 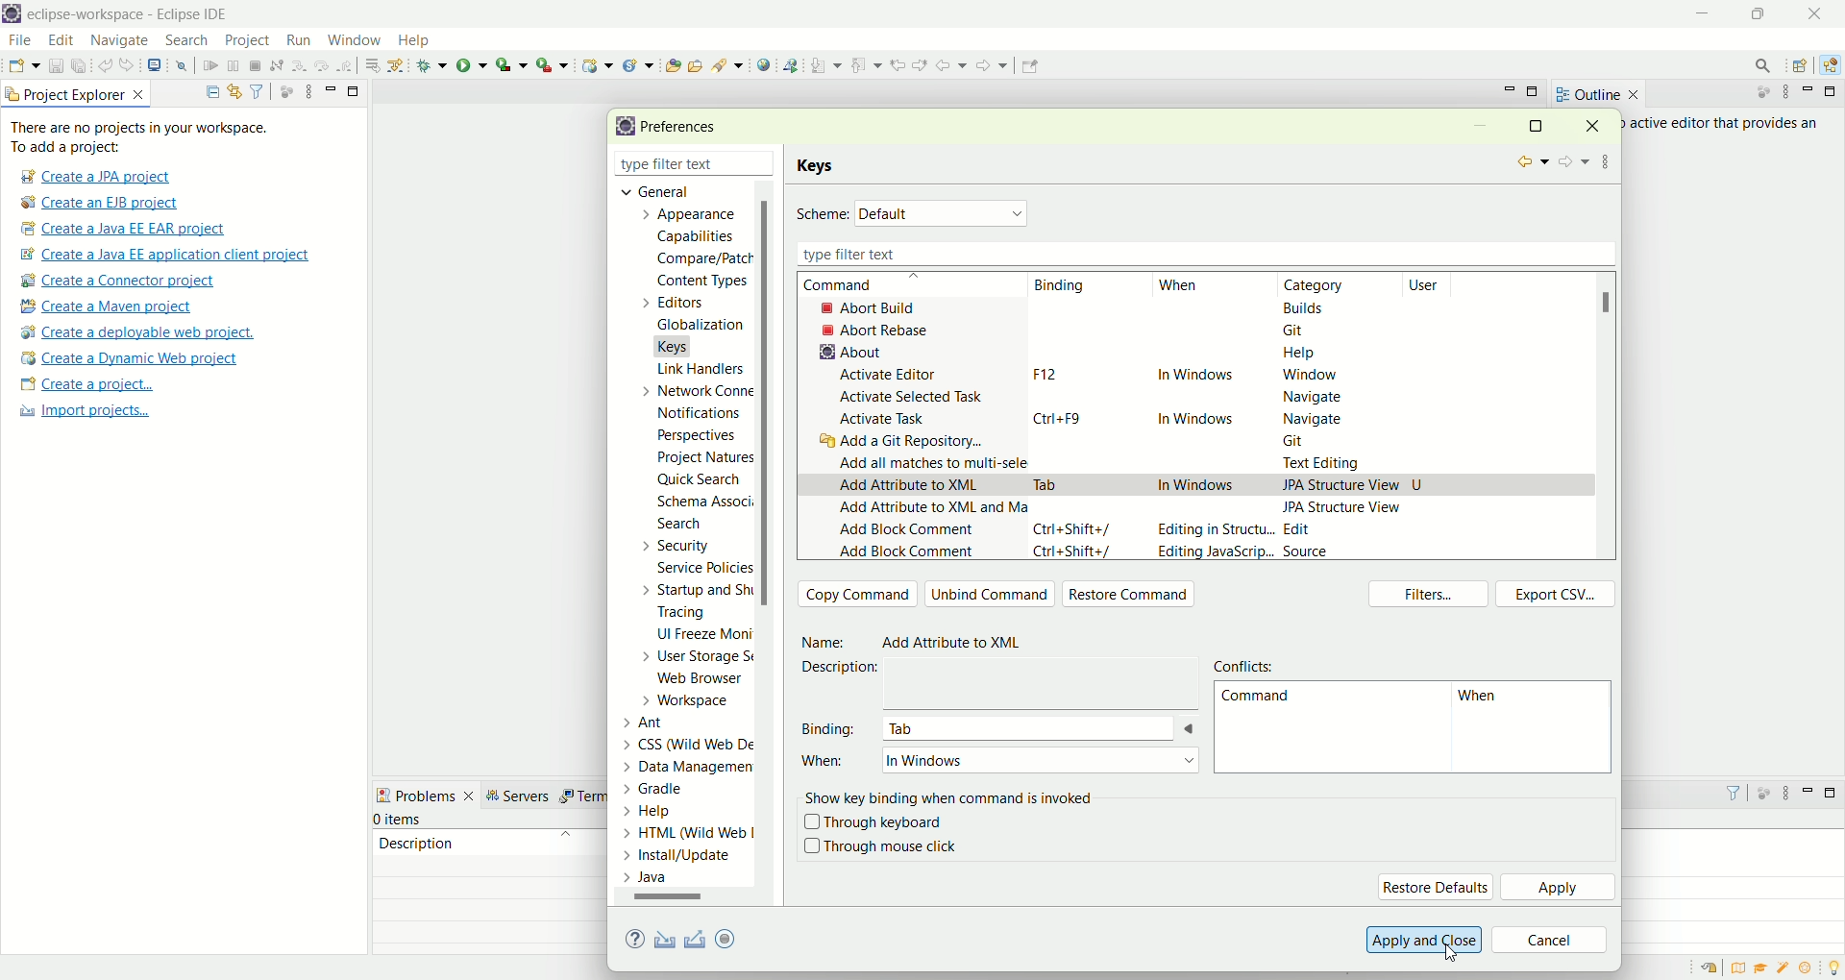 I want to click on project natures, so click(x=701, y=461).